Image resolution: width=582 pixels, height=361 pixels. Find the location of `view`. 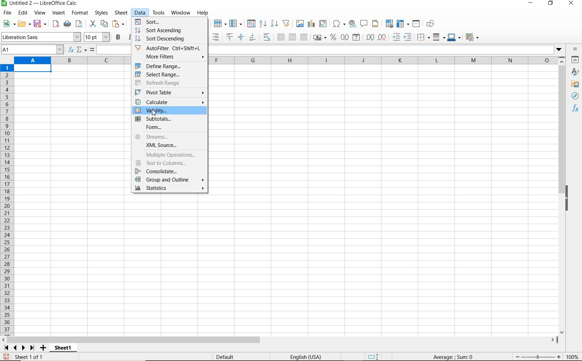

view is located at coordinates (40, 13).